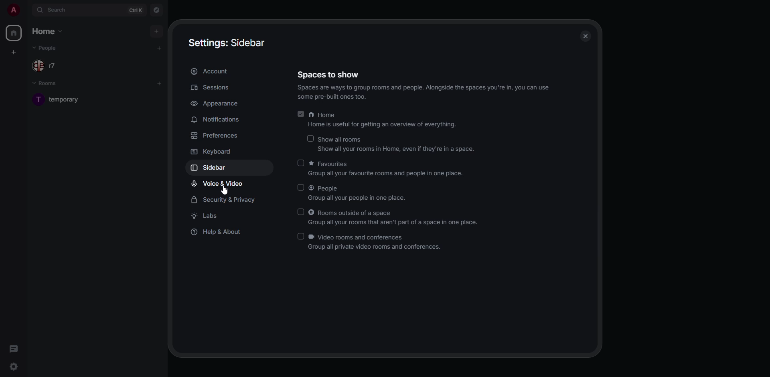 This screenshot has height=377, width=770. I want to click on add, so click(160, 48).